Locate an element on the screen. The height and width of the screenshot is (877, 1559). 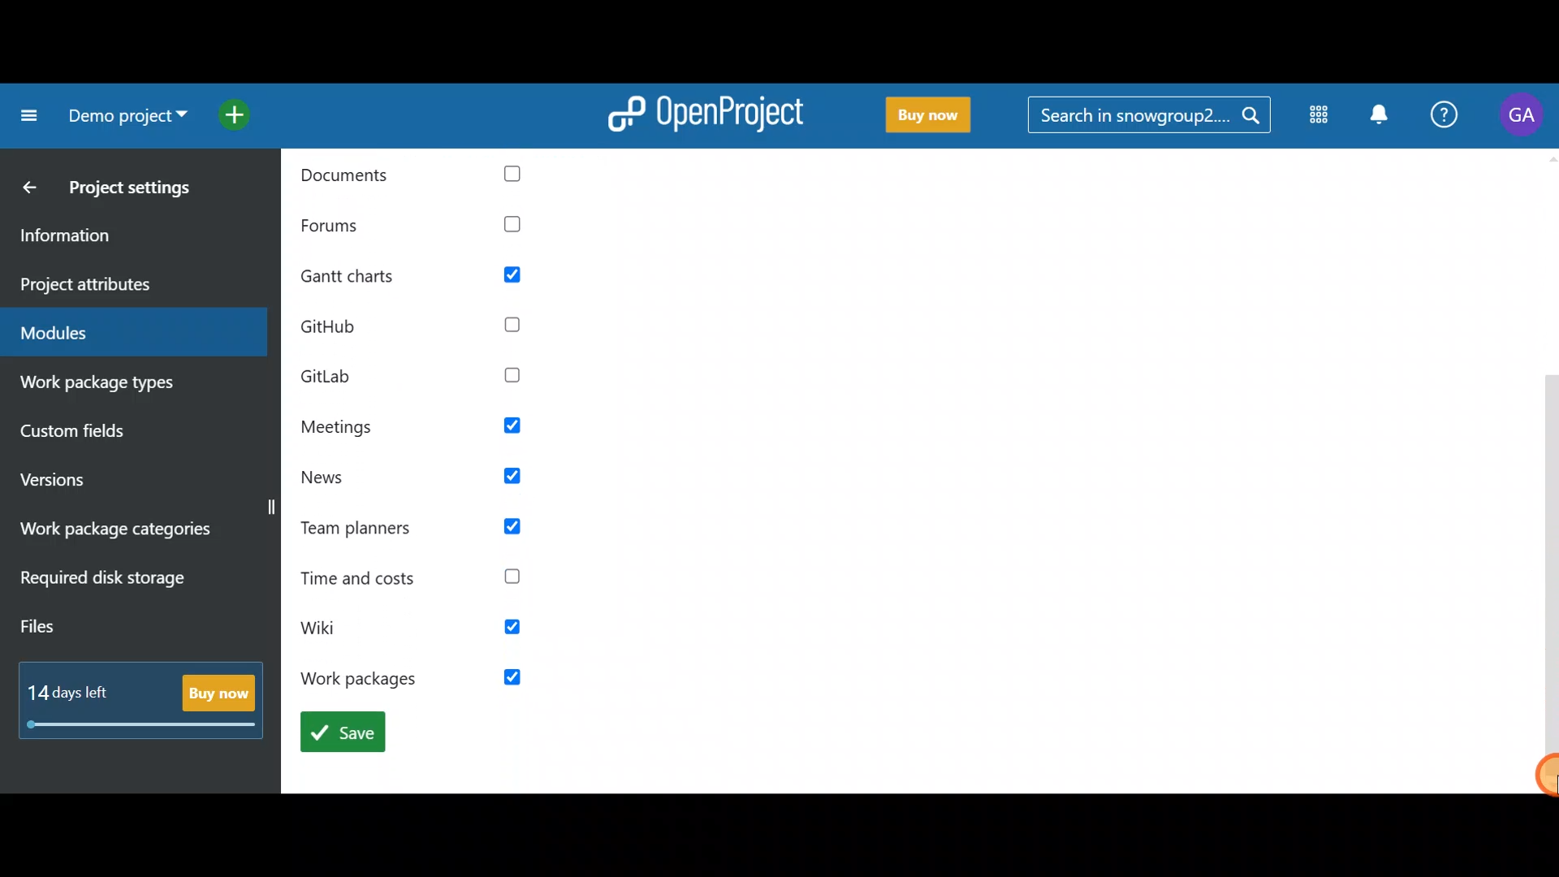
Buy now is located at coordinates (146, 695).